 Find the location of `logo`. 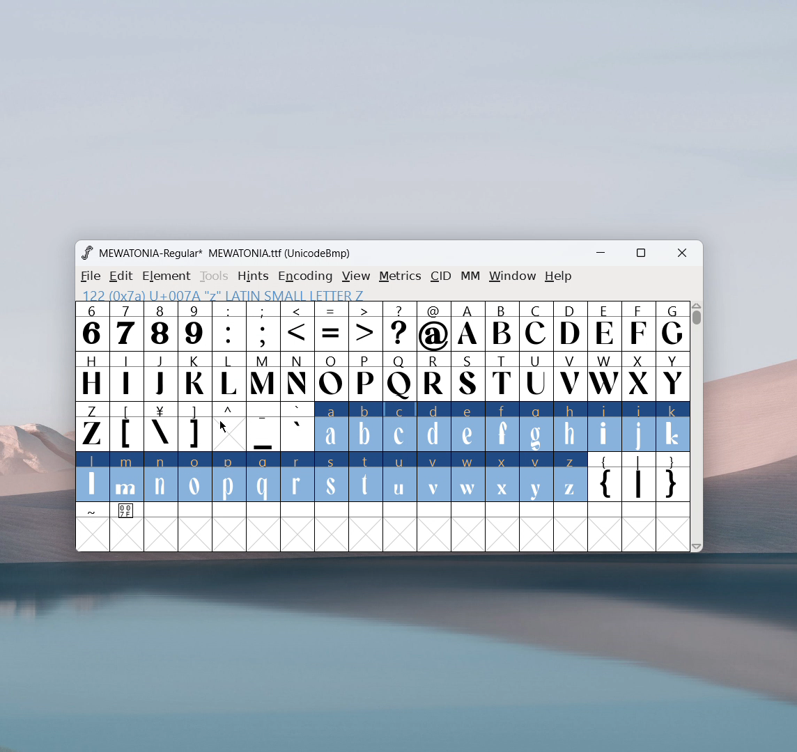

logo is located at coordinates (86, 253).